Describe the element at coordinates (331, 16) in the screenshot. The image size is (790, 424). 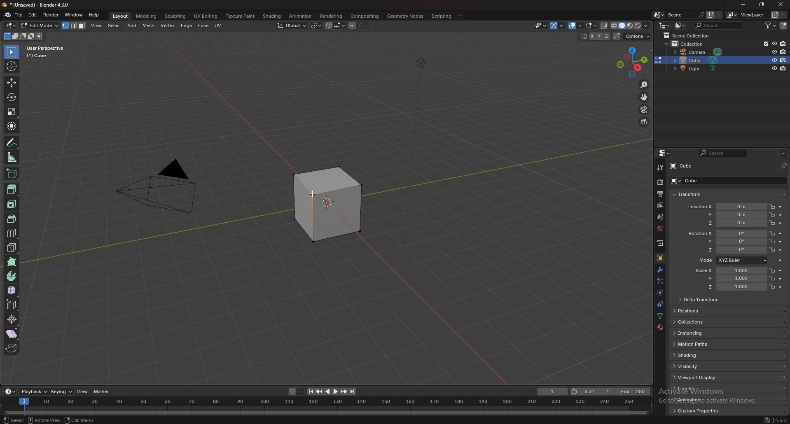
I see `rendering` at that location.